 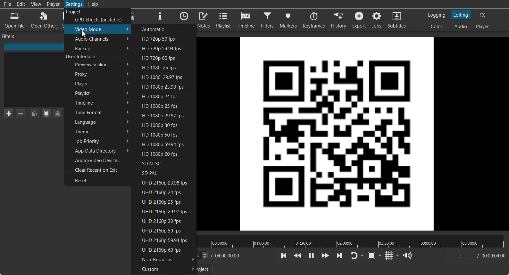 What do you see at coordinates (161, 201) in the screenshot?
I see `UHD 2160p 25 fps` at bounding box center [161, 201].